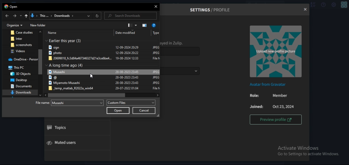 The height and width of the screenshot is (165, 349). What do you see at coordinates (334, 5) in the screenshot?
I see `main menu` at bounding box center [334, 5].